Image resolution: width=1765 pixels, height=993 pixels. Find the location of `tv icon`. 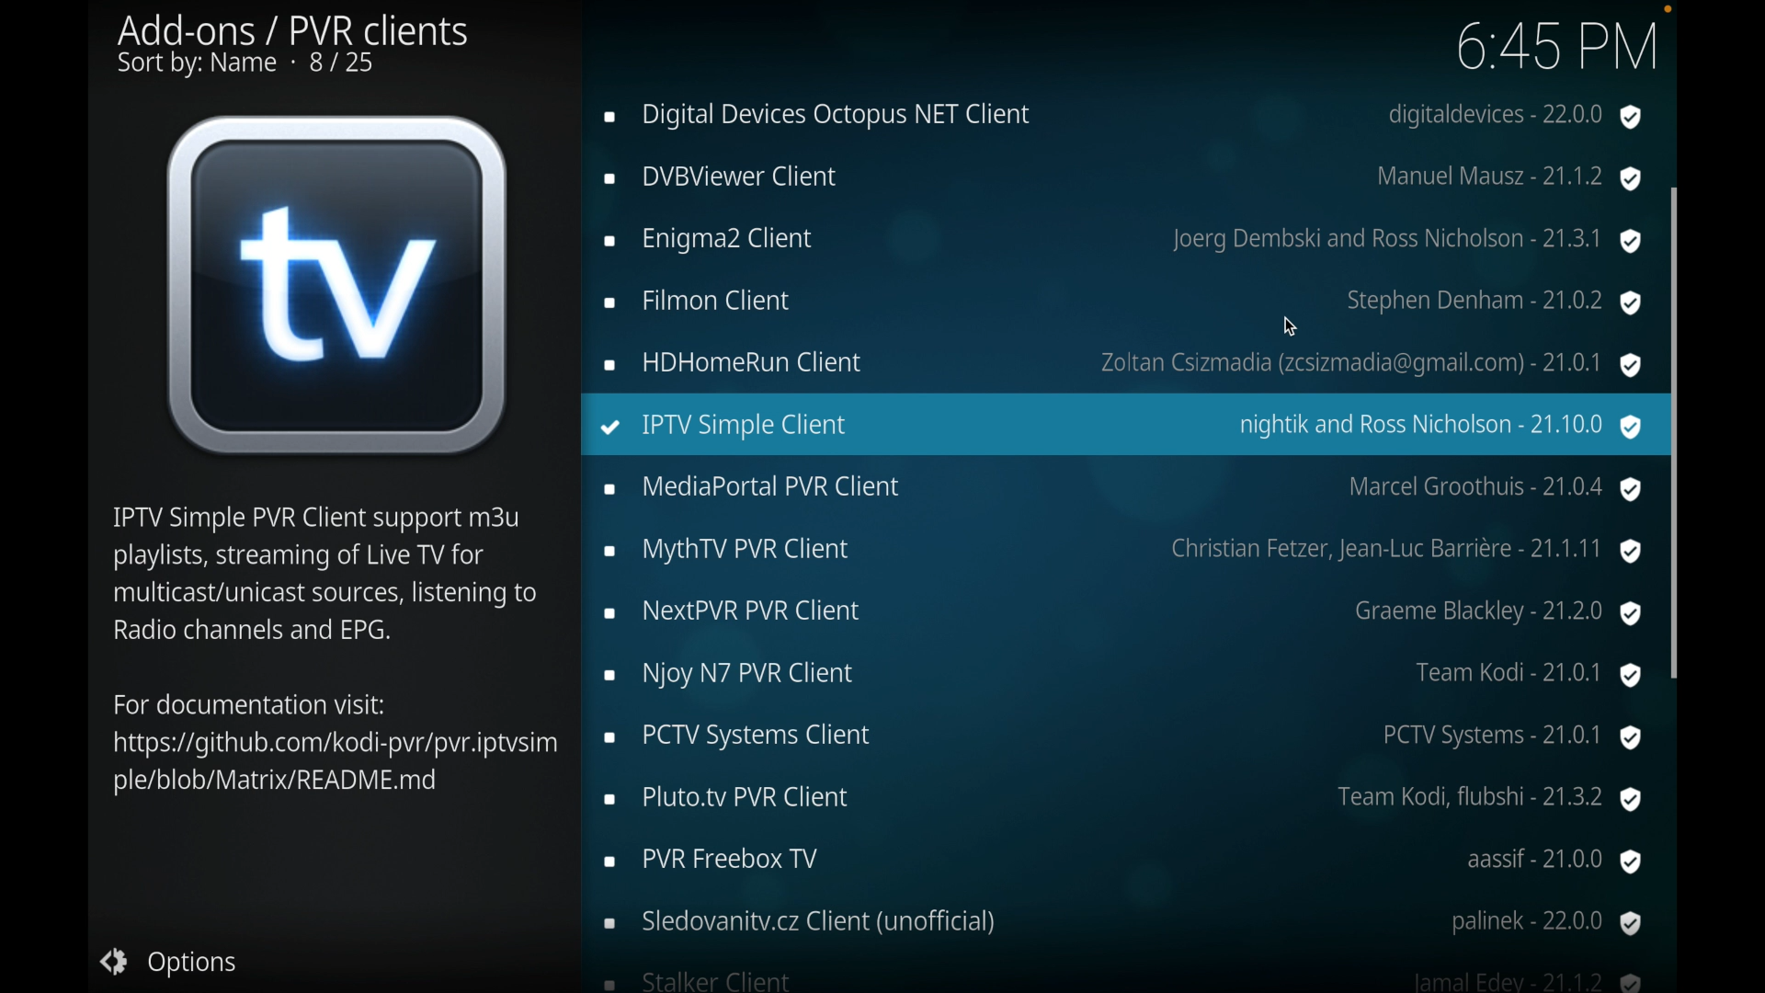

tv icon is located at coordinates (338, 284).